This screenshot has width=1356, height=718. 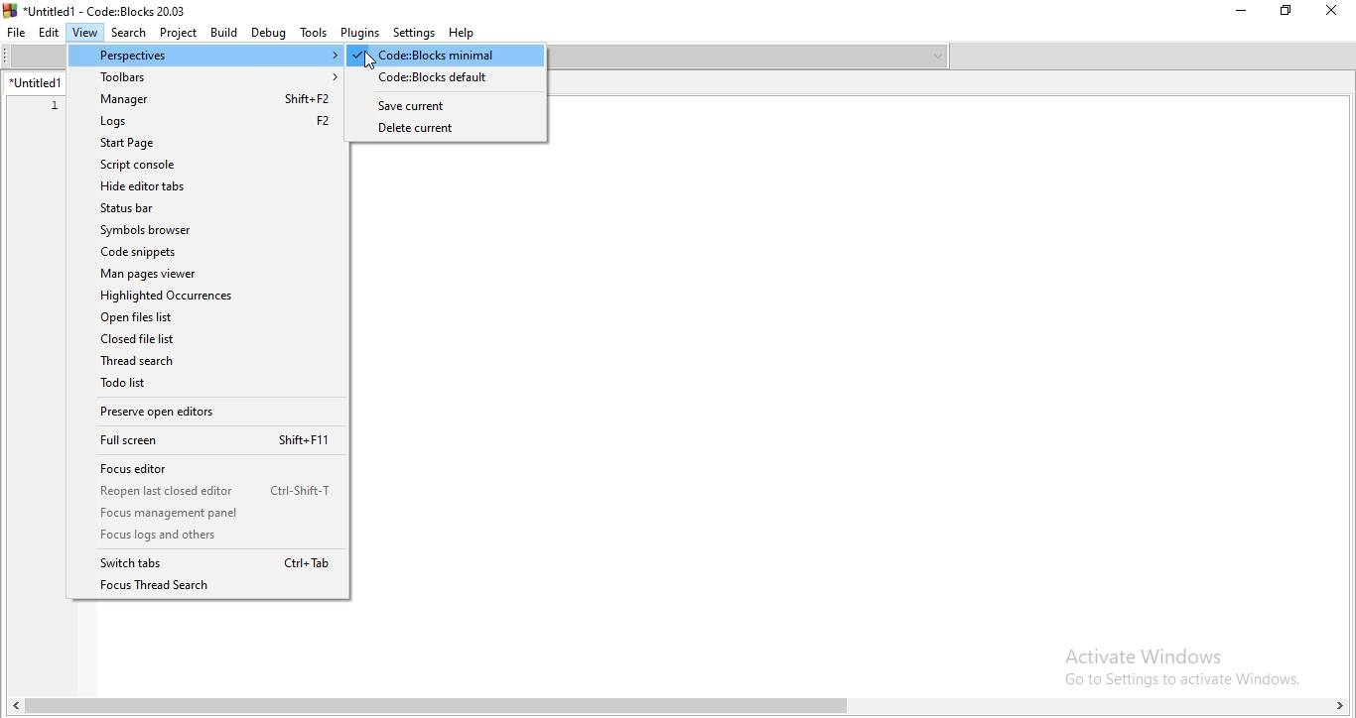 What do you see at coordinates (210, 164) in the screenshot?
I see `Script console` at bounding box center [210, 164].